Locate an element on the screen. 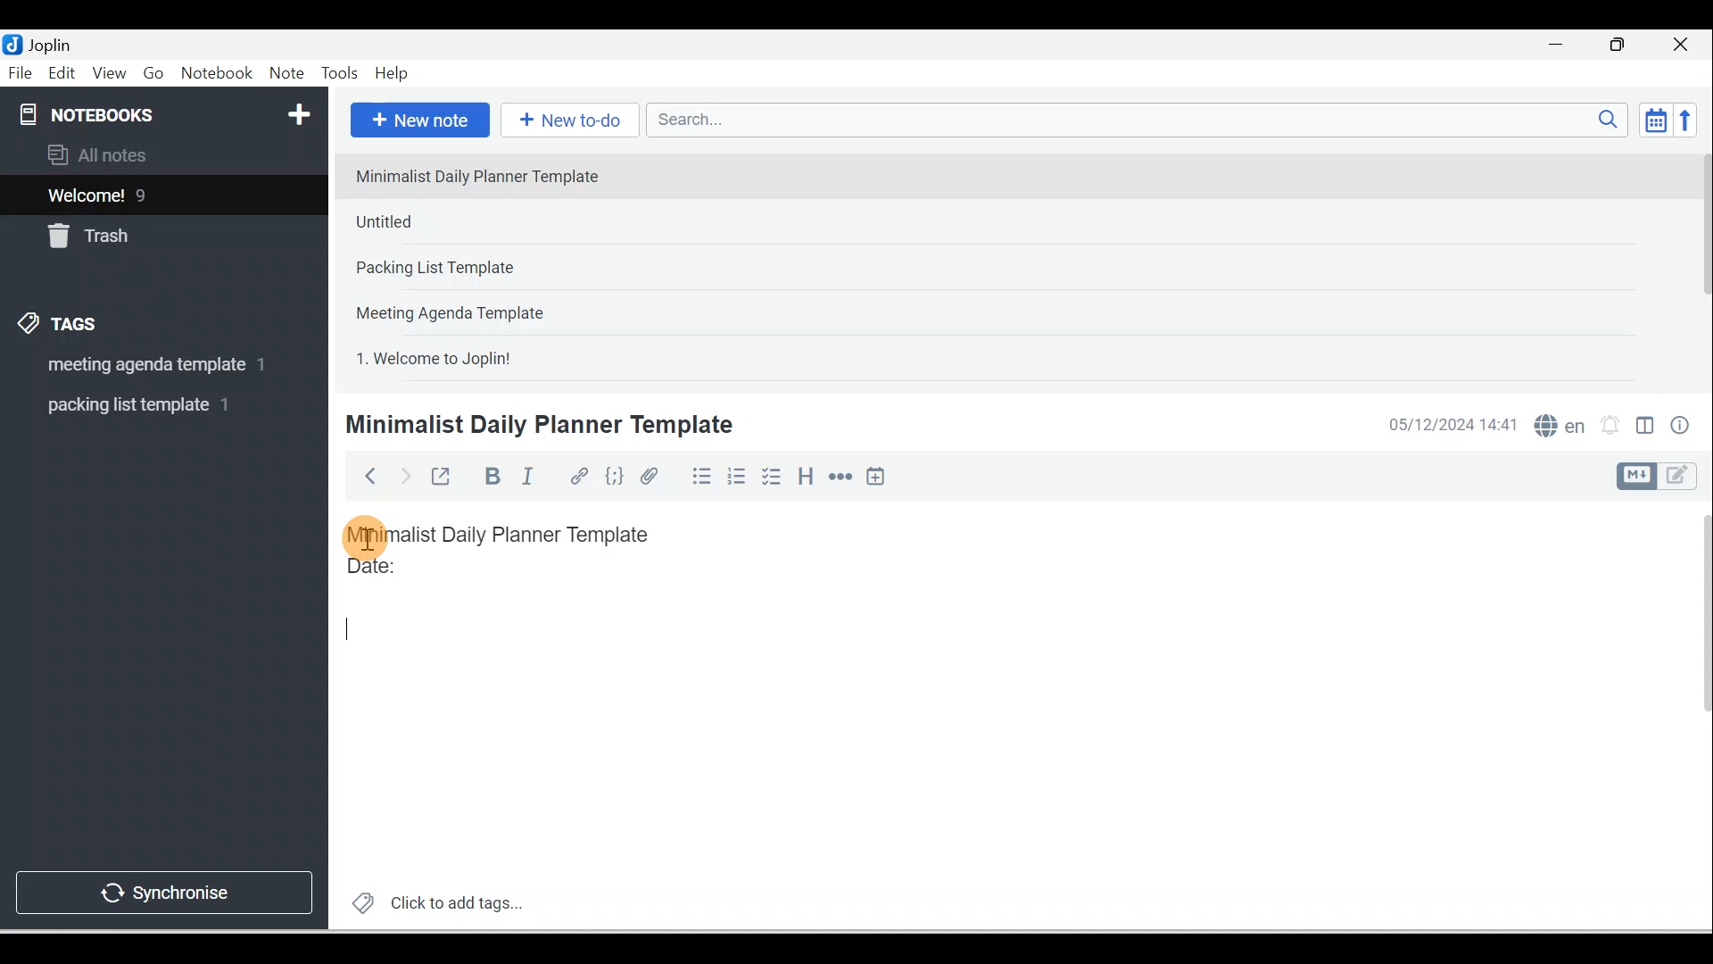  Note 2 is located at coordinates (472, 221).